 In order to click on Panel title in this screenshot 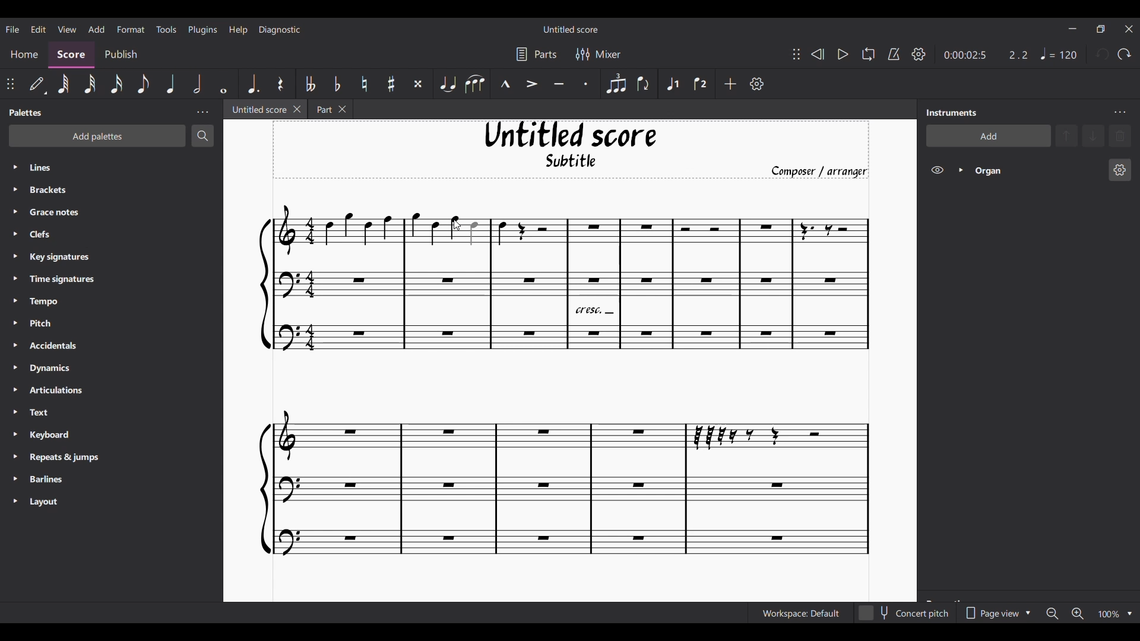, I will do `click(952, 113)`.